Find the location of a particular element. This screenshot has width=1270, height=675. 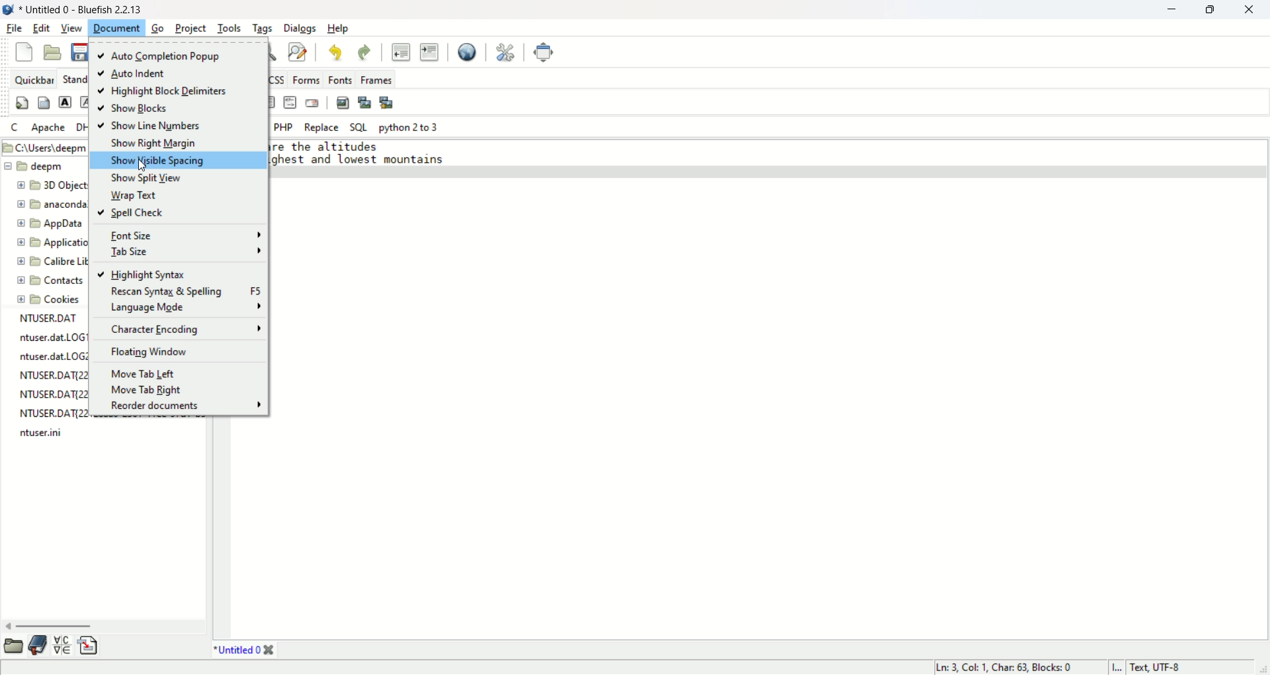

maximize is located at coordinates (1208, 10).